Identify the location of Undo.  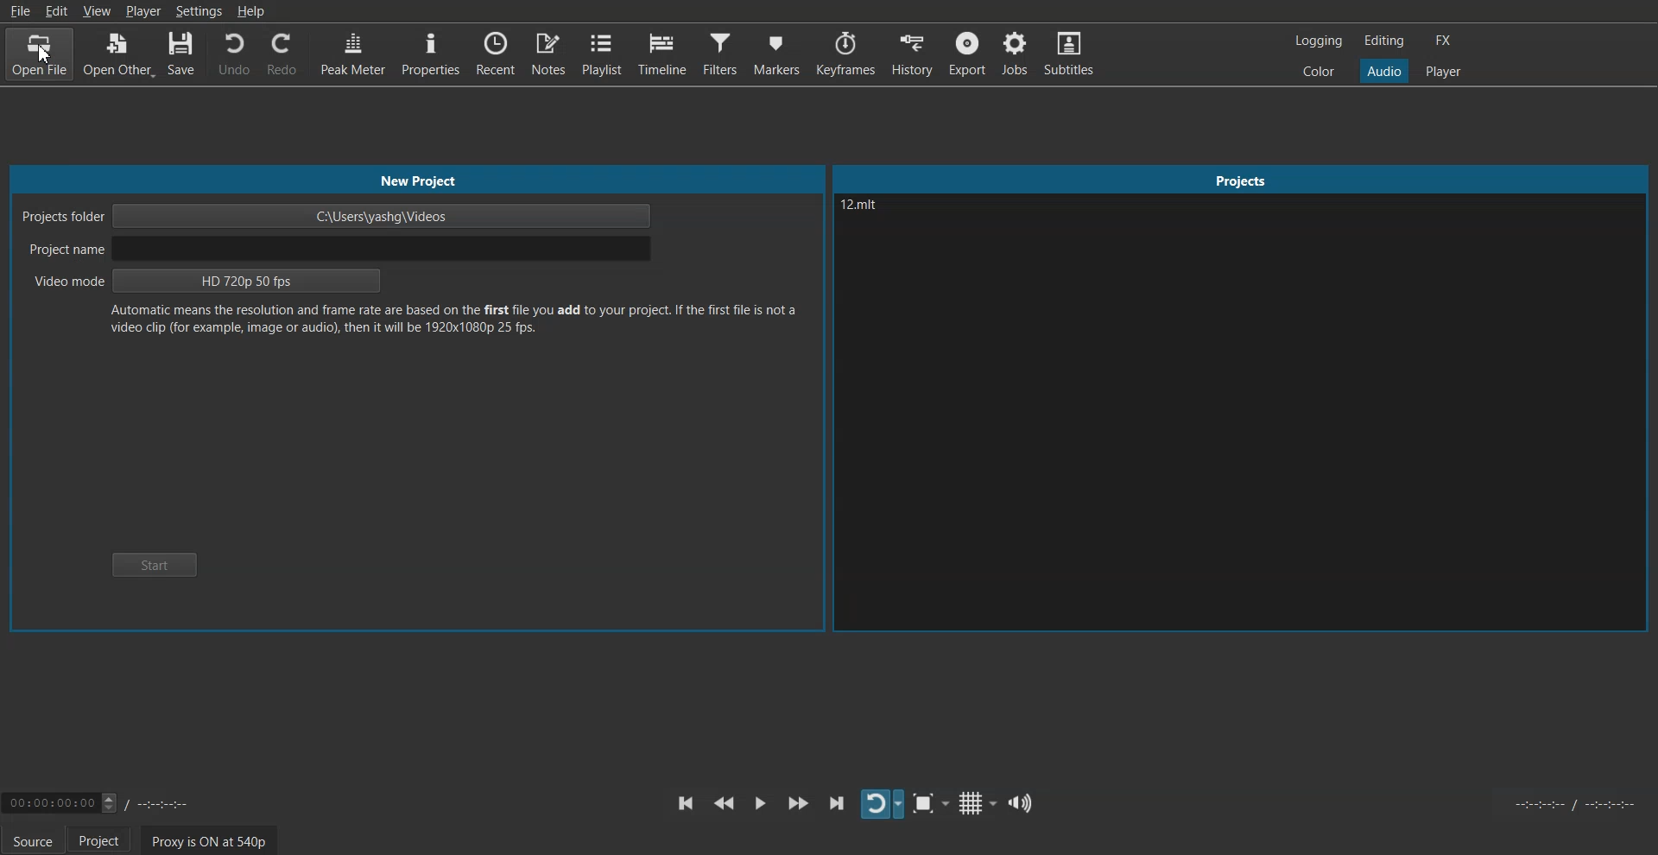
(233, 53).